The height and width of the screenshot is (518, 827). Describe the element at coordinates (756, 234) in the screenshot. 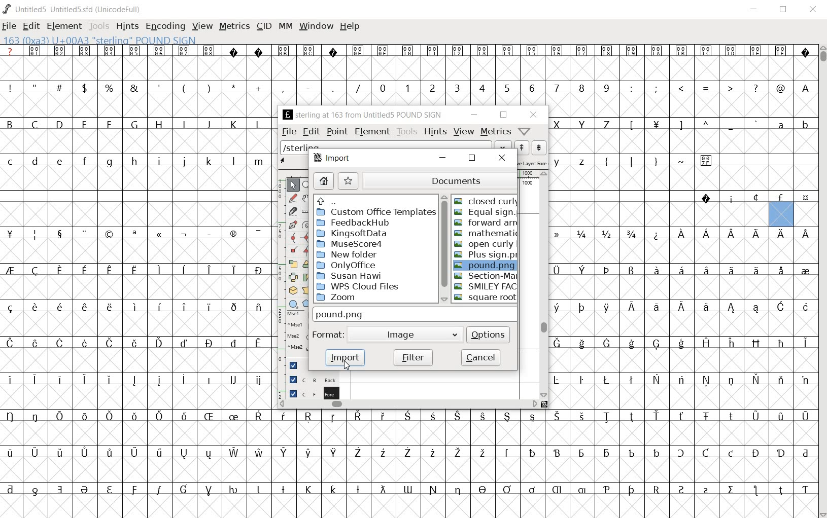

I see `Symbol` at that location.